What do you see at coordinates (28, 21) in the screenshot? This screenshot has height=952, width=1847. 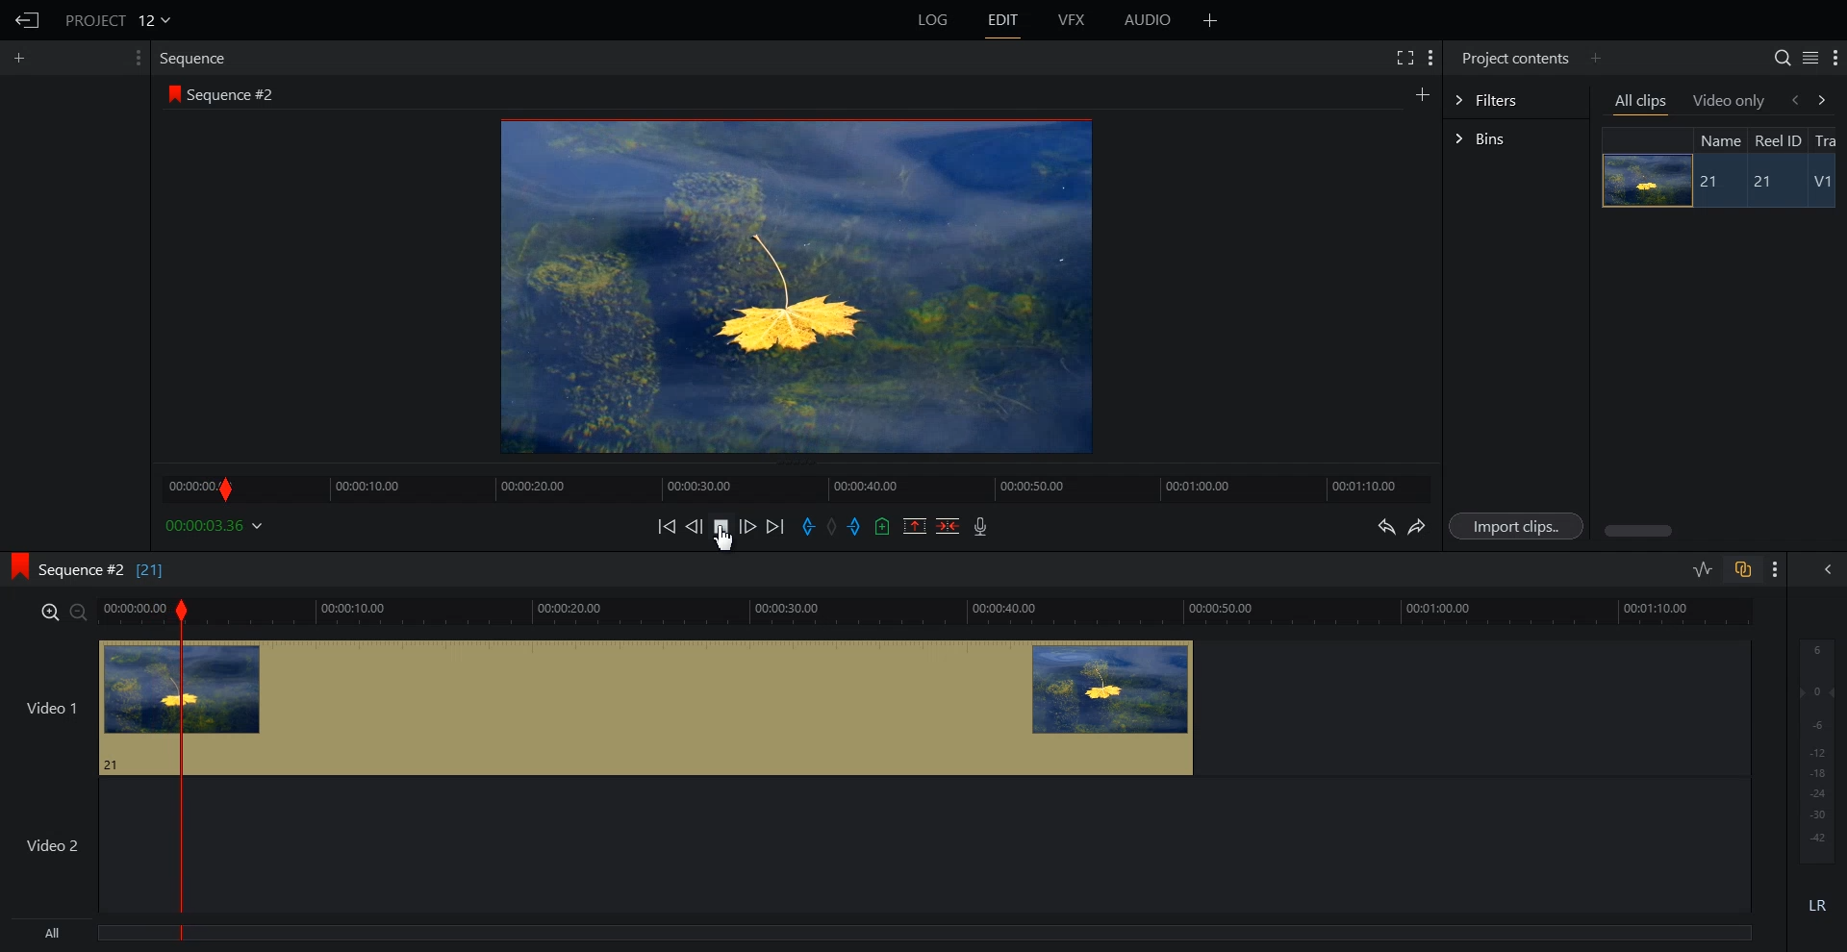 I see `Go Back` at bounding box center [28, 21].